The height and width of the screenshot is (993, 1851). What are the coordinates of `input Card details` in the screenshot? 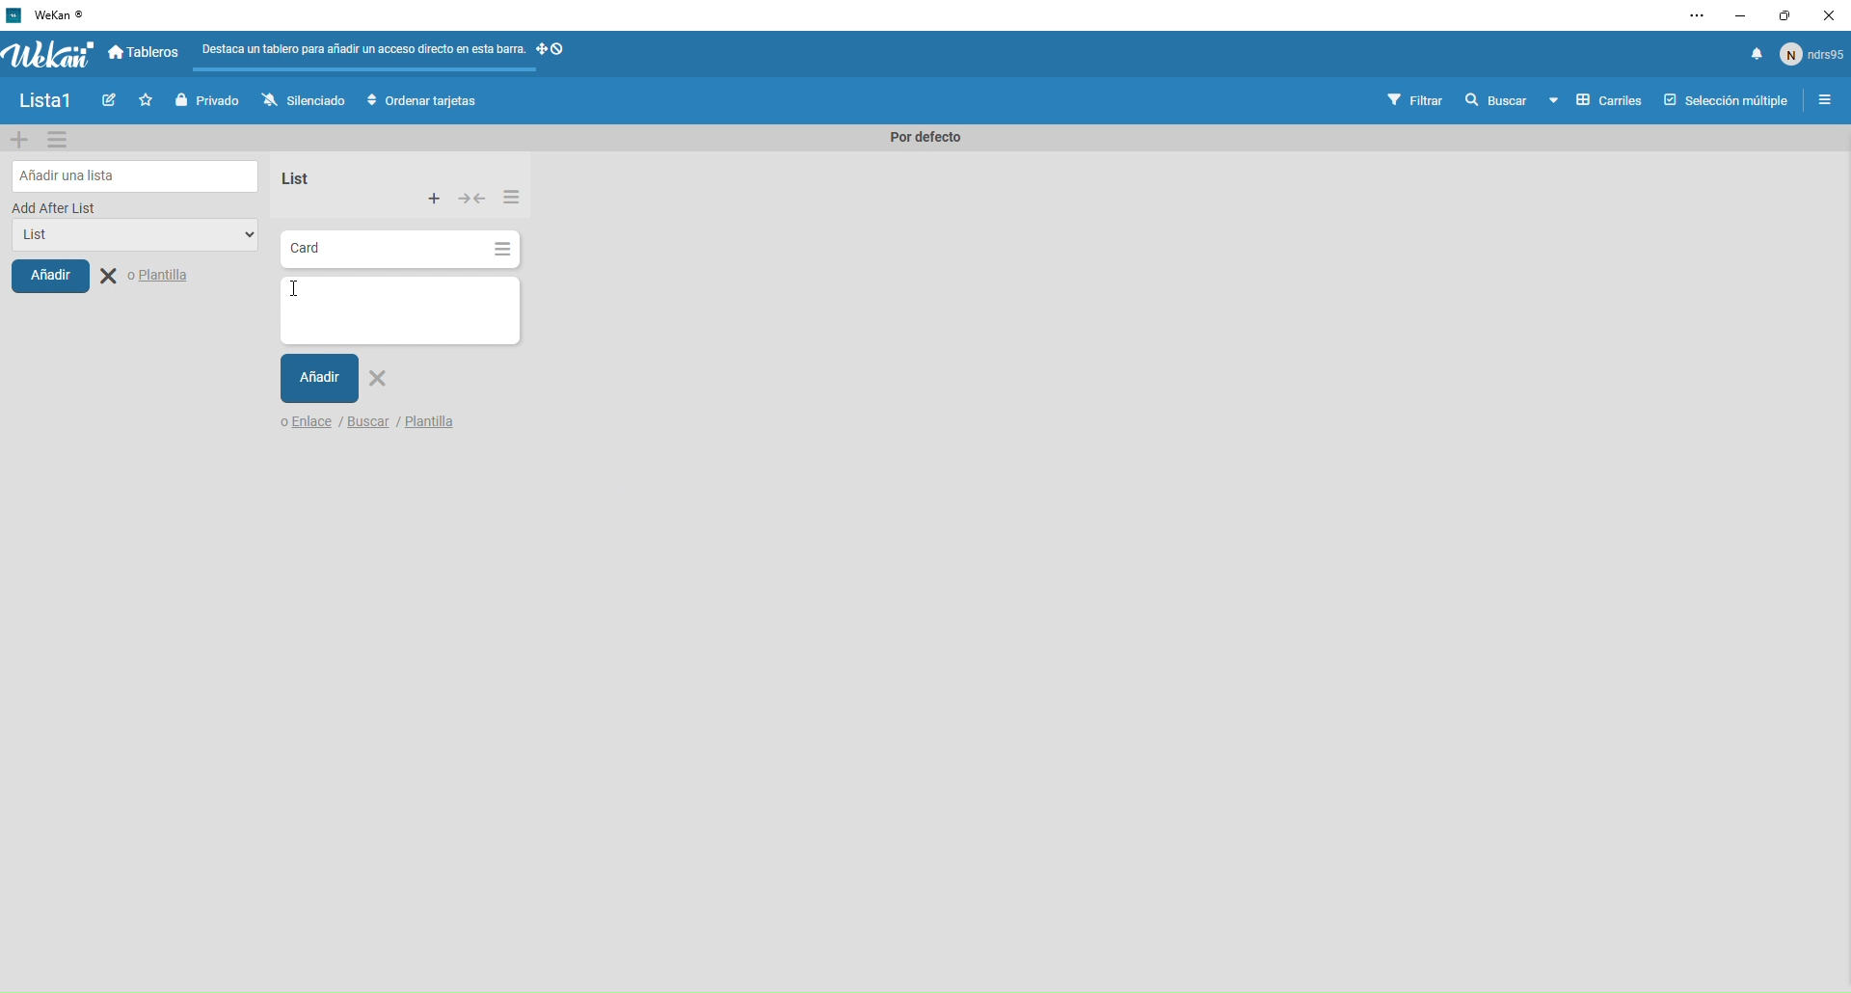 It's located at (396, 309).